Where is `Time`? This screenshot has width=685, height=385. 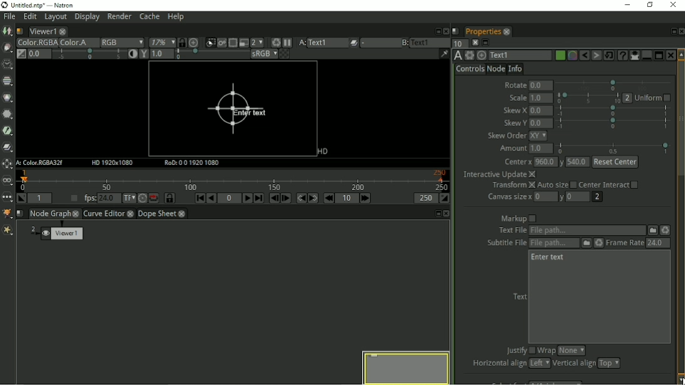
Time is located at coordinates (7, 65).